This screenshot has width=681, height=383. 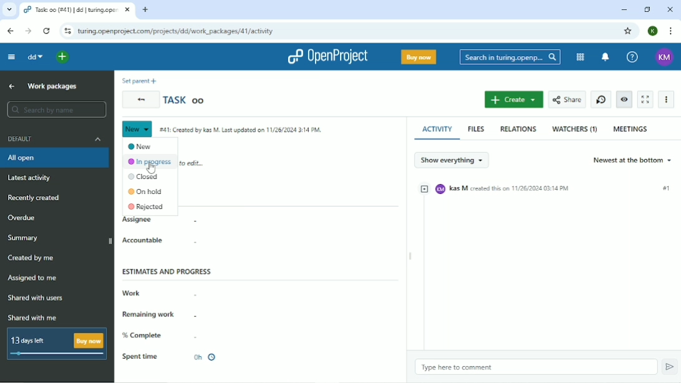 I want to click on Search tabs, so click(x=9, y=11).